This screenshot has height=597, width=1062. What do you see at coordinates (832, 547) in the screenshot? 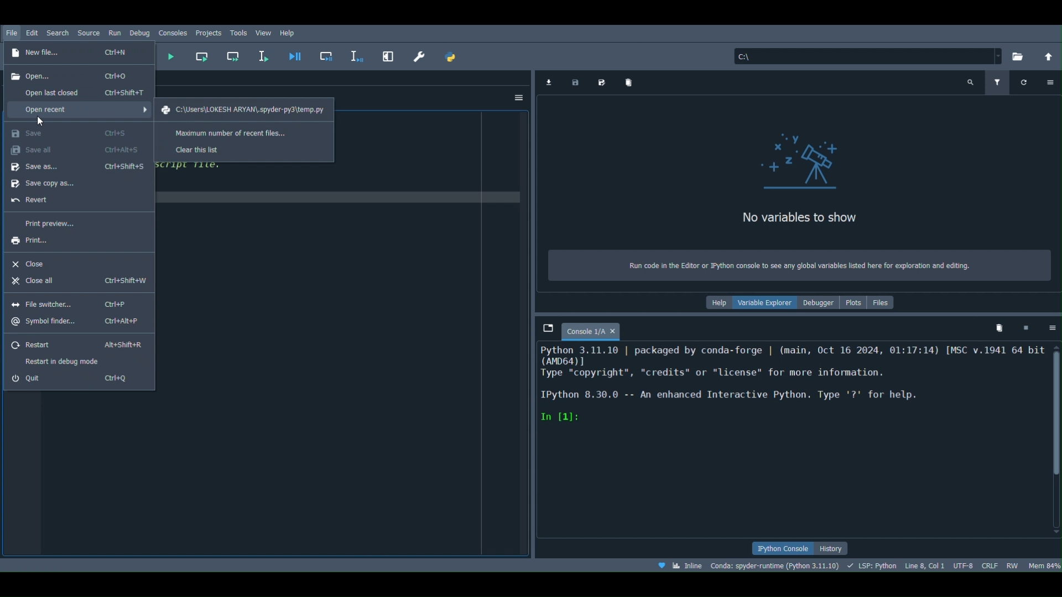
I see `History` at bounding box center [832, 547].